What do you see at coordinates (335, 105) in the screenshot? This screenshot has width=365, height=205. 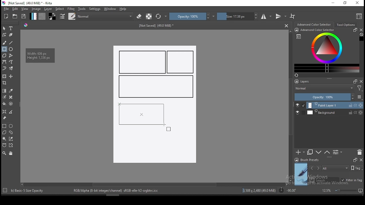 I see `layer` at bounding box center [335, 105].